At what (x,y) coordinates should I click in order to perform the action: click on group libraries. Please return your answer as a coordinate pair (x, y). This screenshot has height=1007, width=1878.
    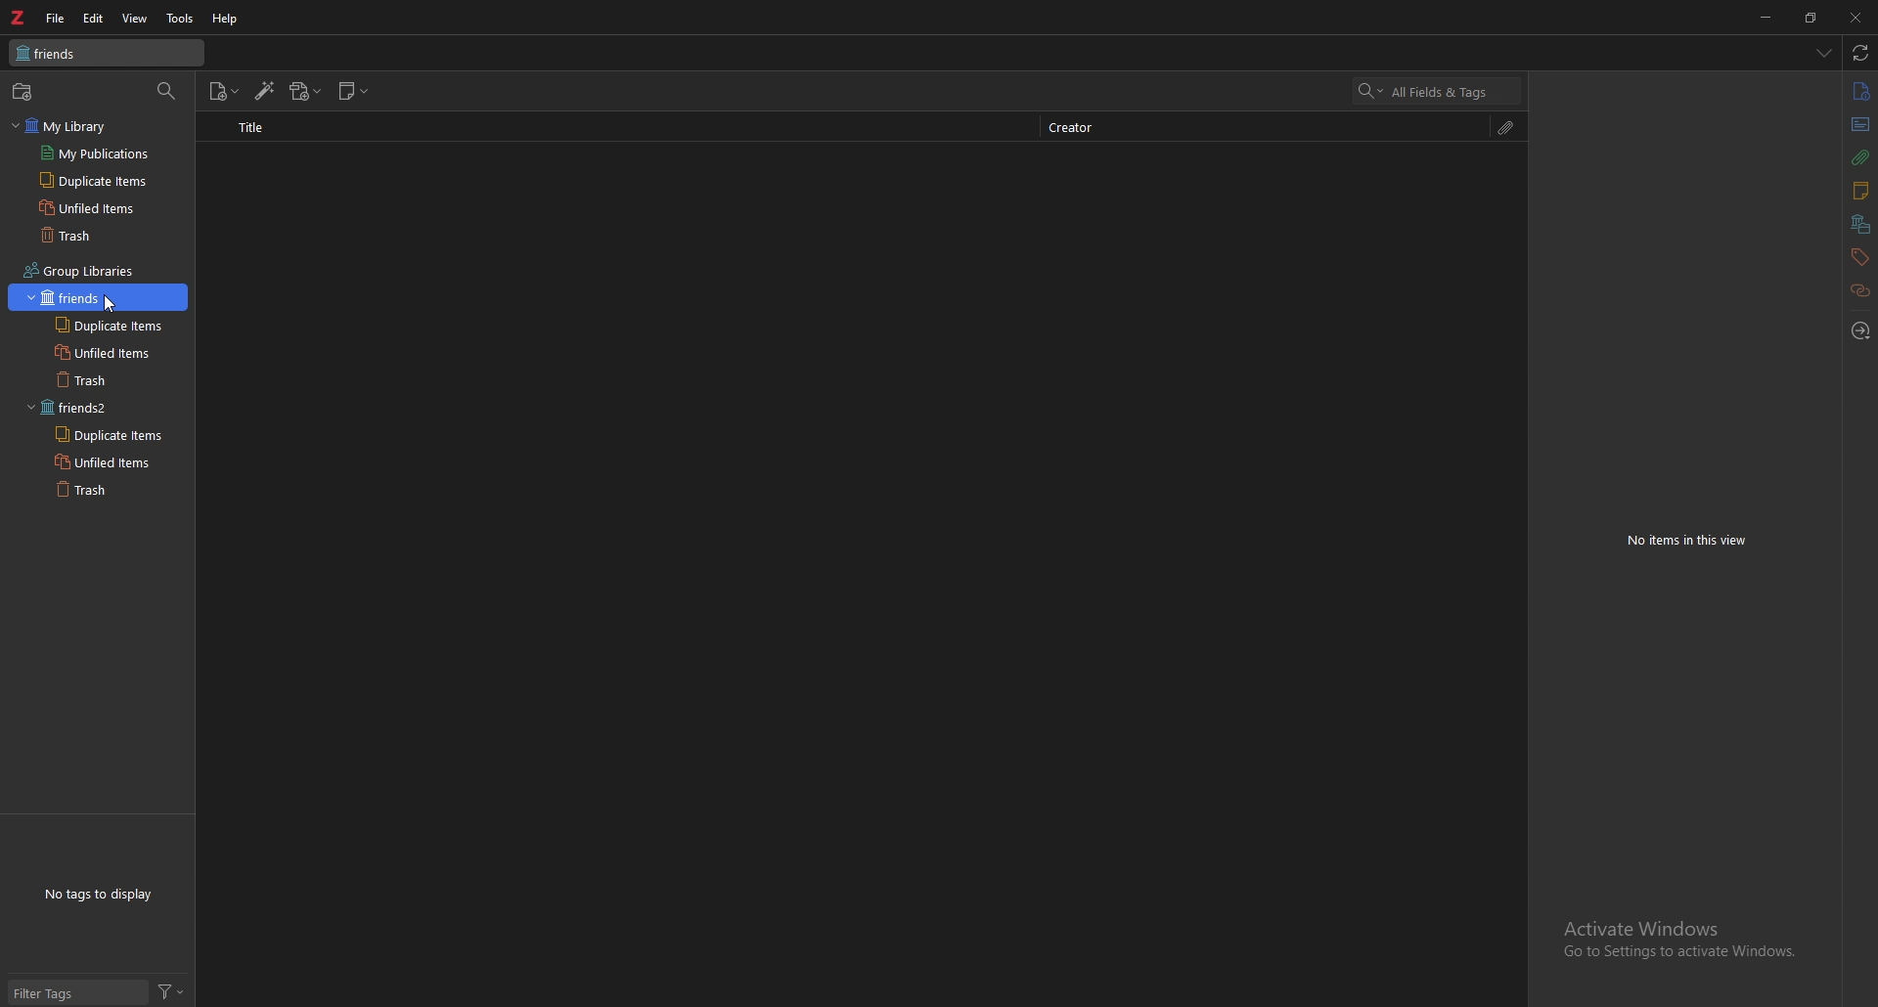
    Looking at the image, I should click on (74, 268).